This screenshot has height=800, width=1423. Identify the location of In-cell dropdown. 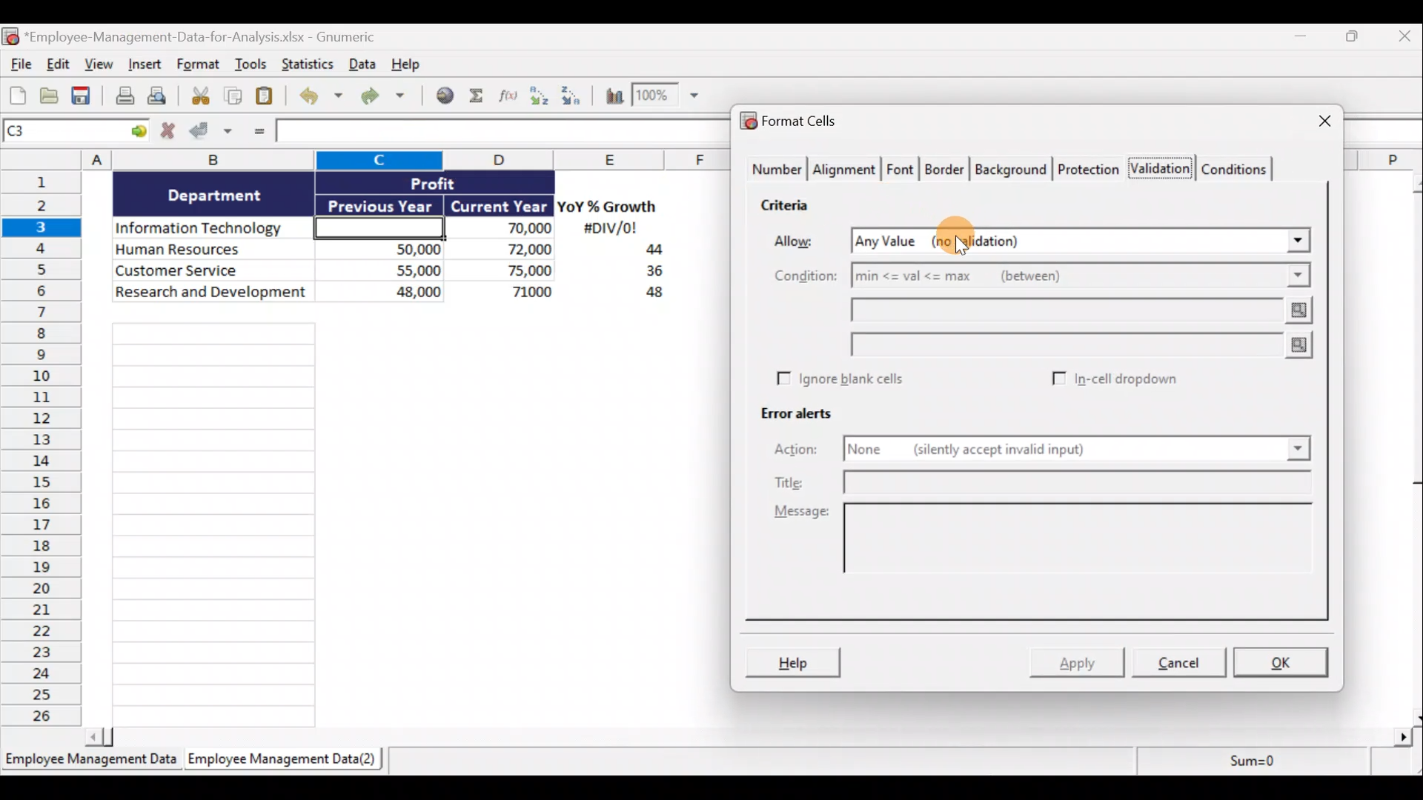
(1113, 380).